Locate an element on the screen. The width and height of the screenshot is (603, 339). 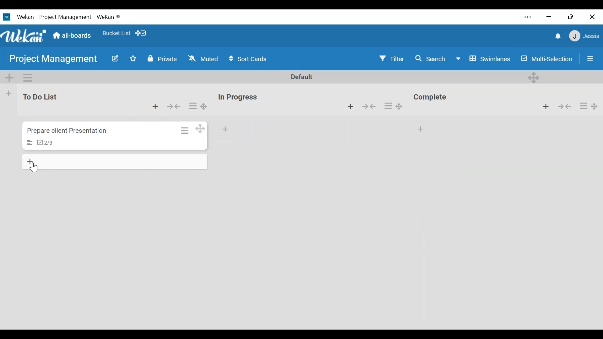
Collapse is located at coordinates (175, 106).